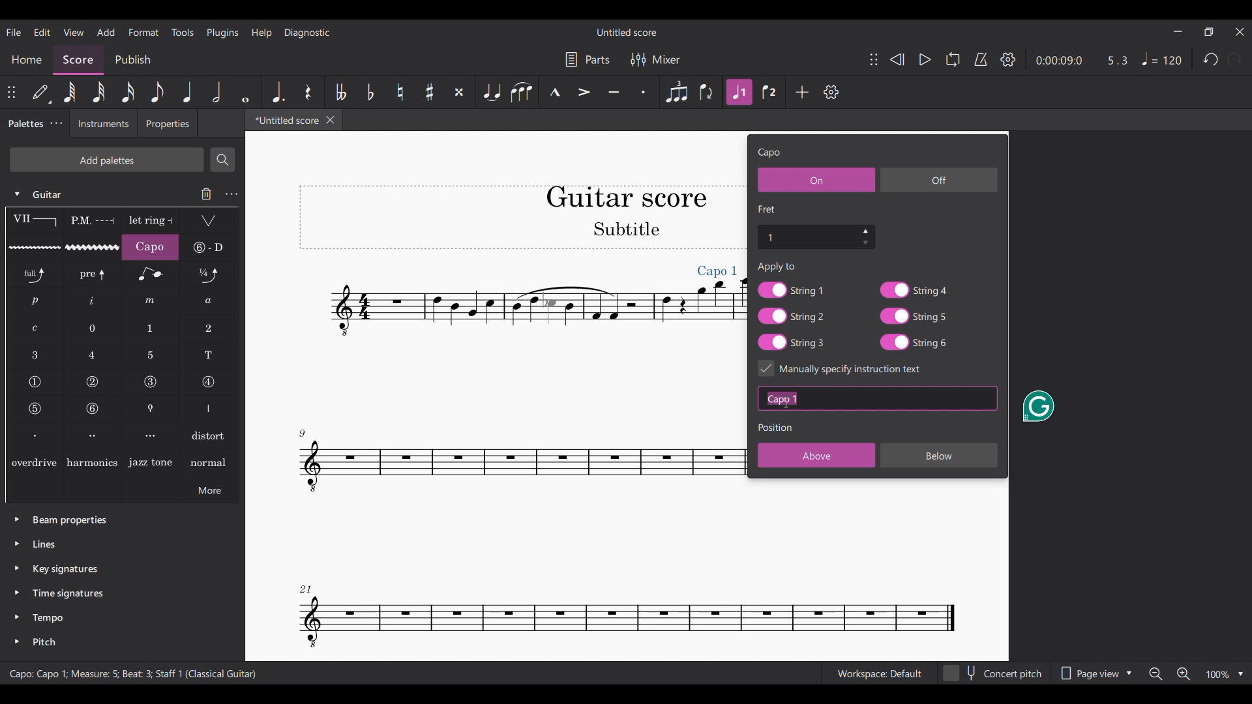  I want to click on normal, so click(209, 462).